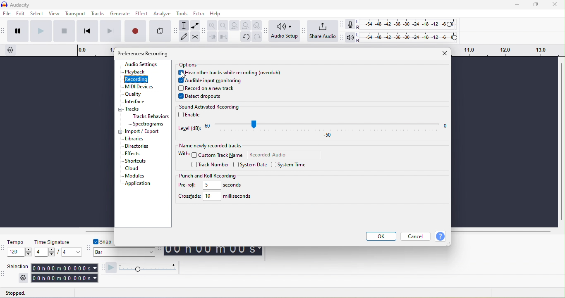 This screenshot has height=298, width=565. I want to click on detect dropouts, so click(201, 97).